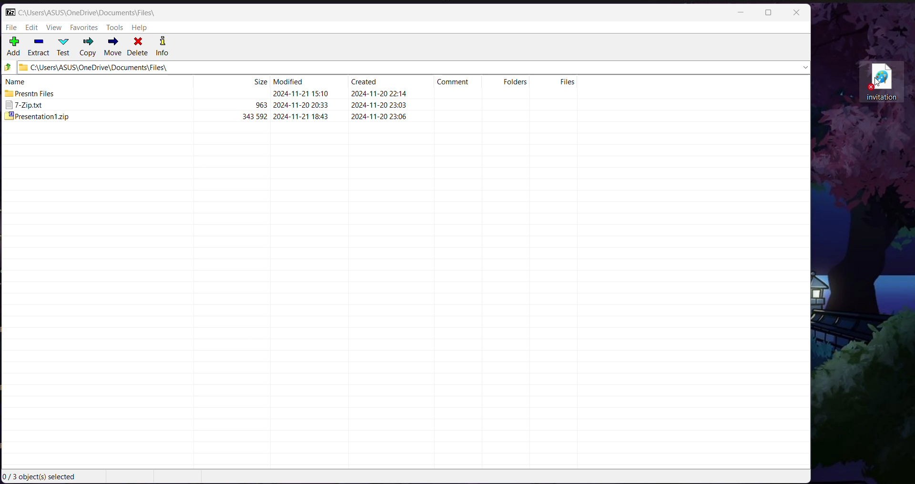  I want to click on Current Folder Path, so click(87, 12).